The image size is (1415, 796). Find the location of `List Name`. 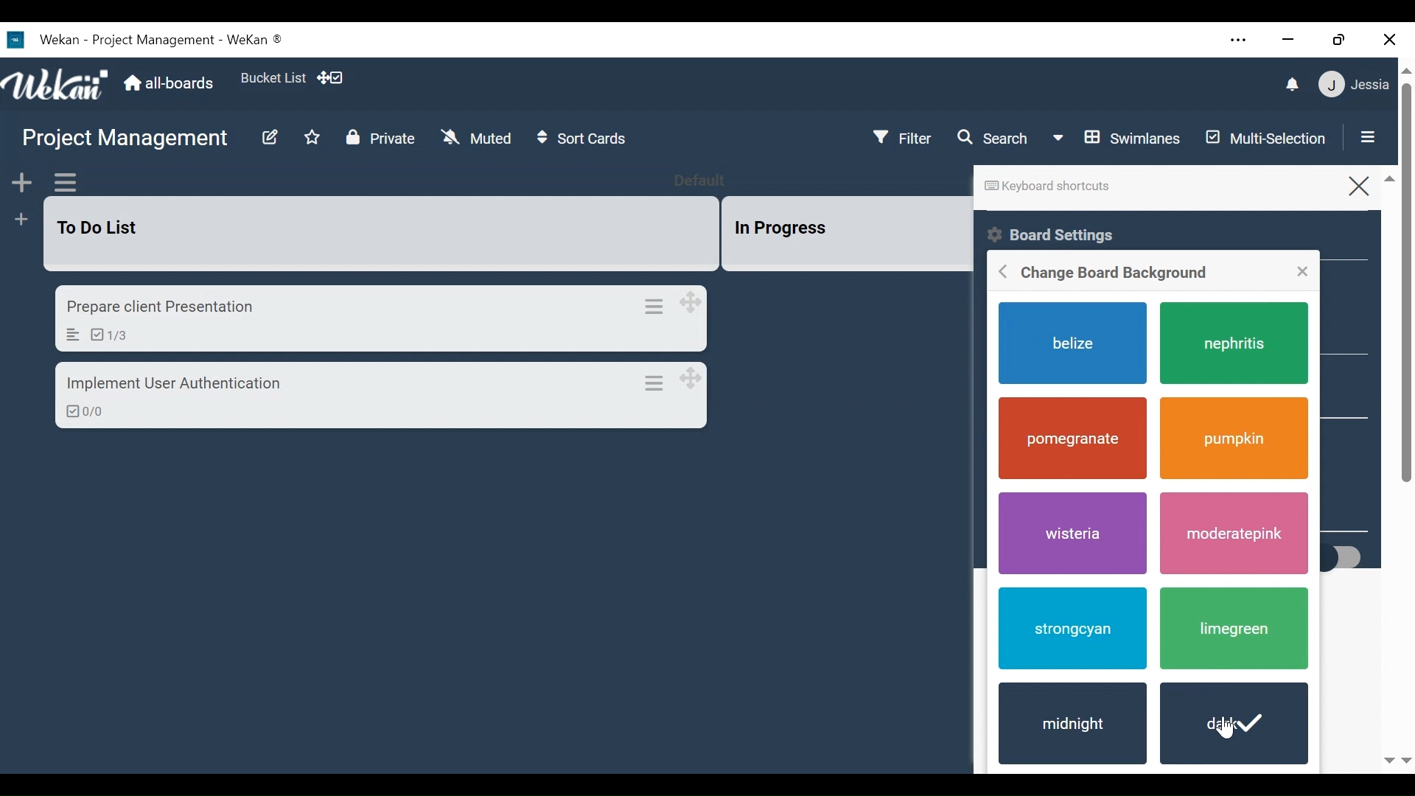

List Name is located at coordinates (778, 228).